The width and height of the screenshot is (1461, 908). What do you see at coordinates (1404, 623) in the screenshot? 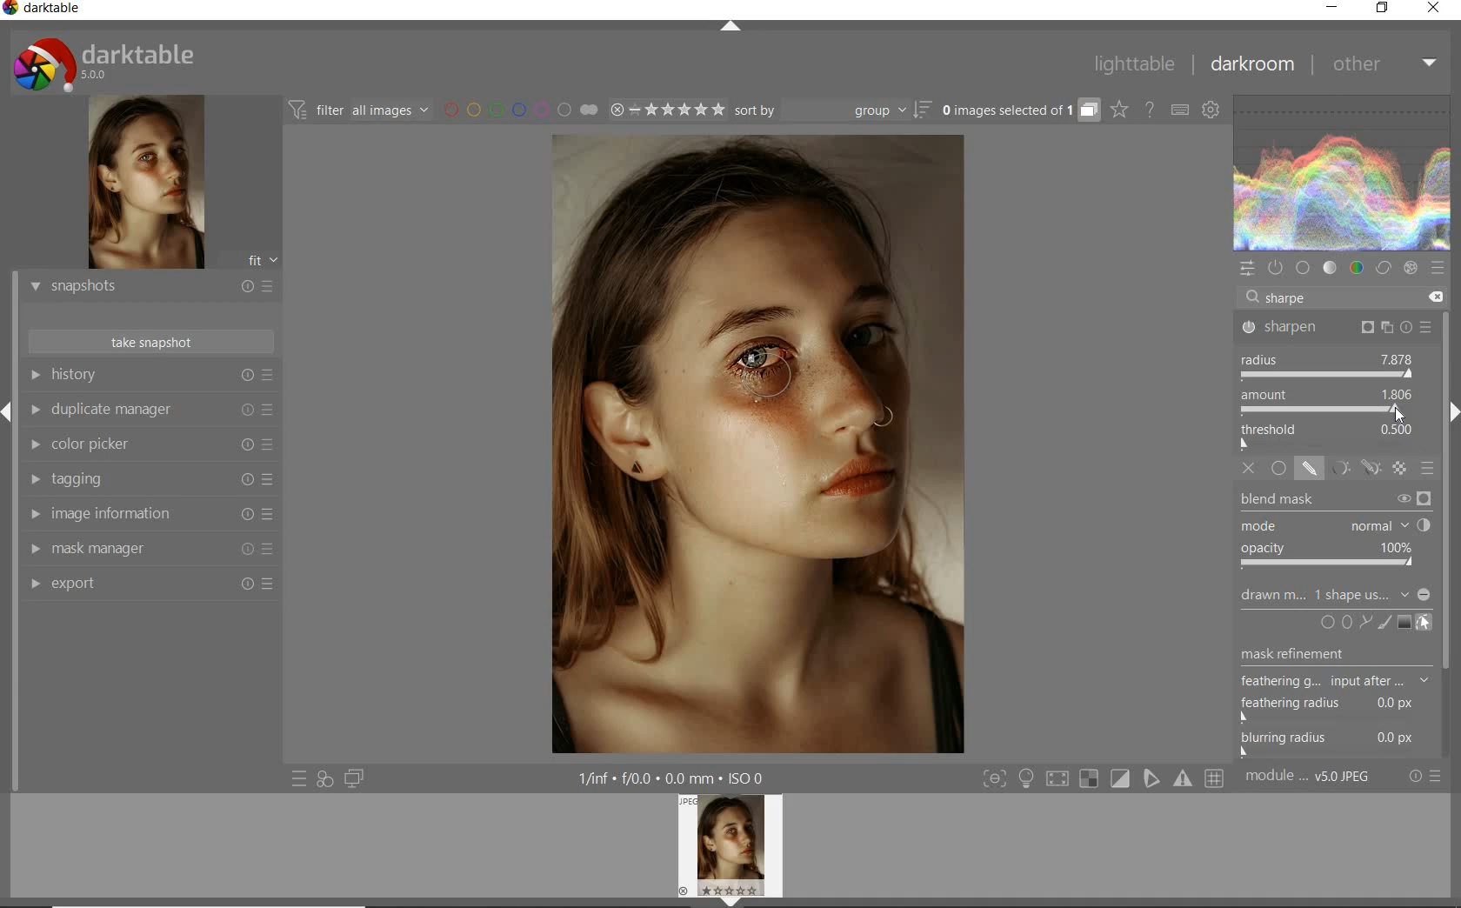
I see `ADD GRADIENT` at bounding box center [1404, 623].